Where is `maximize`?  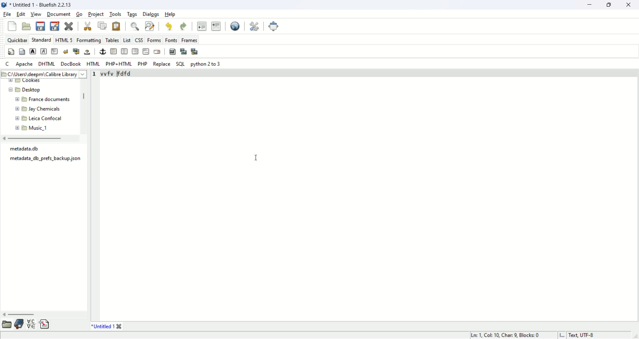
maximize is located at coordinates (609, 5).